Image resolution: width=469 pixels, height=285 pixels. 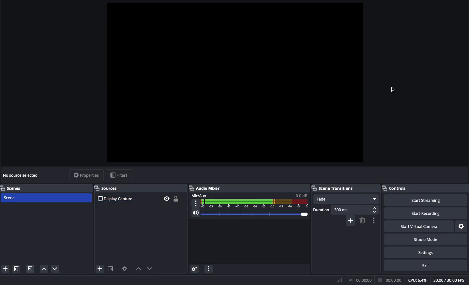 I want to click on Properties, so click(x=85, y=175).